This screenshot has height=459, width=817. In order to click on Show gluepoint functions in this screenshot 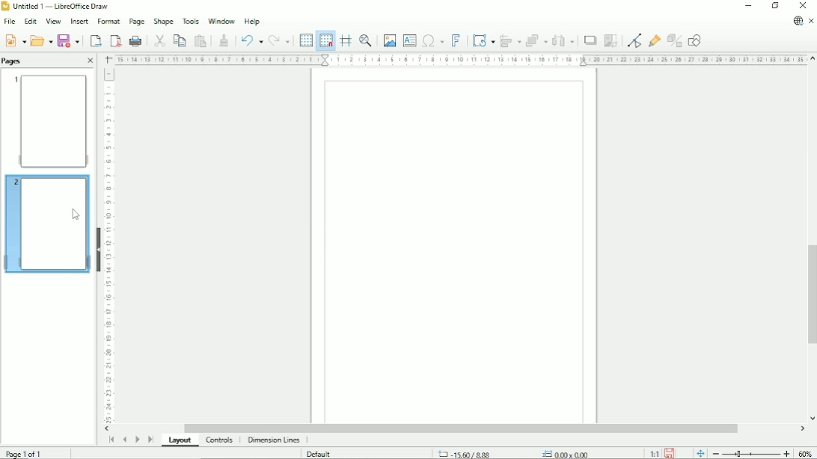, I will do `click(655, 40)`.